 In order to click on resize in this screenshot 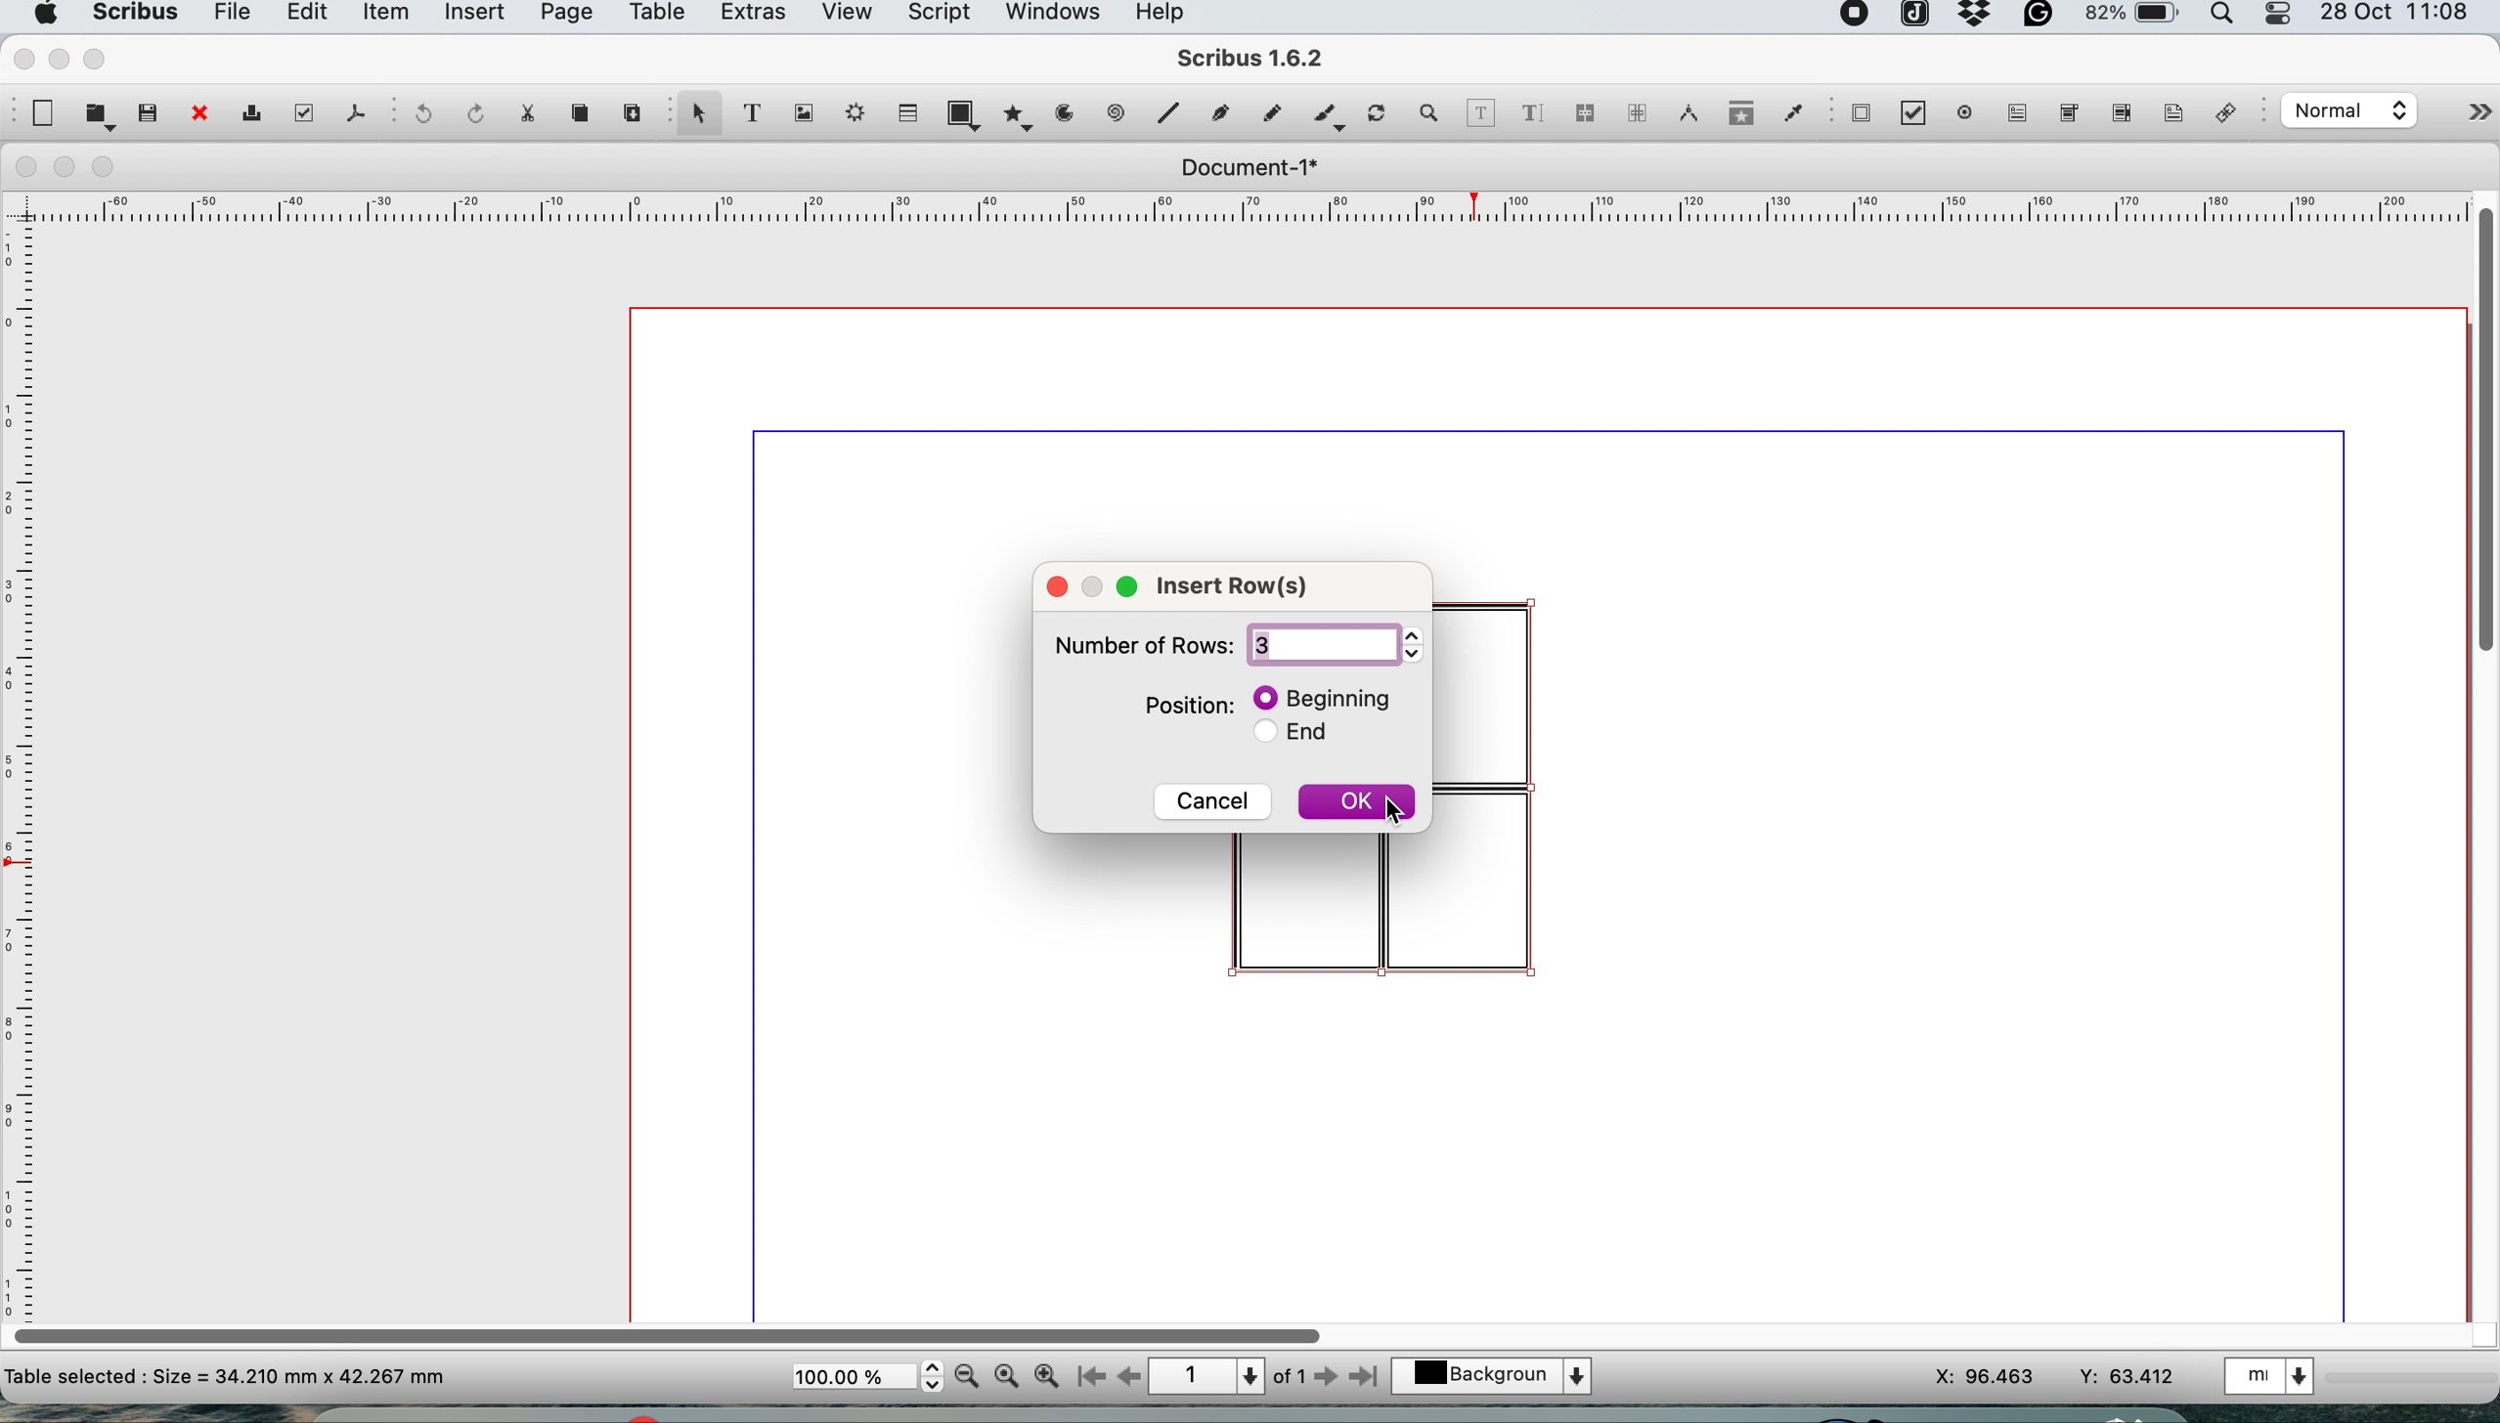, I will do `click(1098, 582)`.